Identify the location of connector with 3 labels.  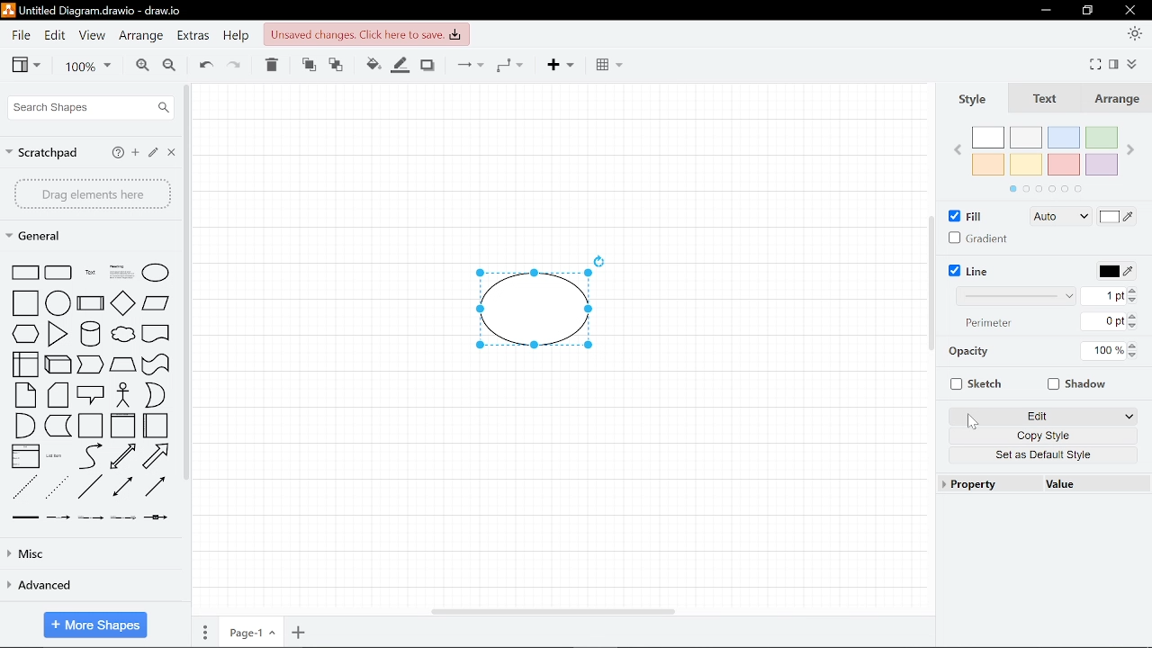
(121, 517).